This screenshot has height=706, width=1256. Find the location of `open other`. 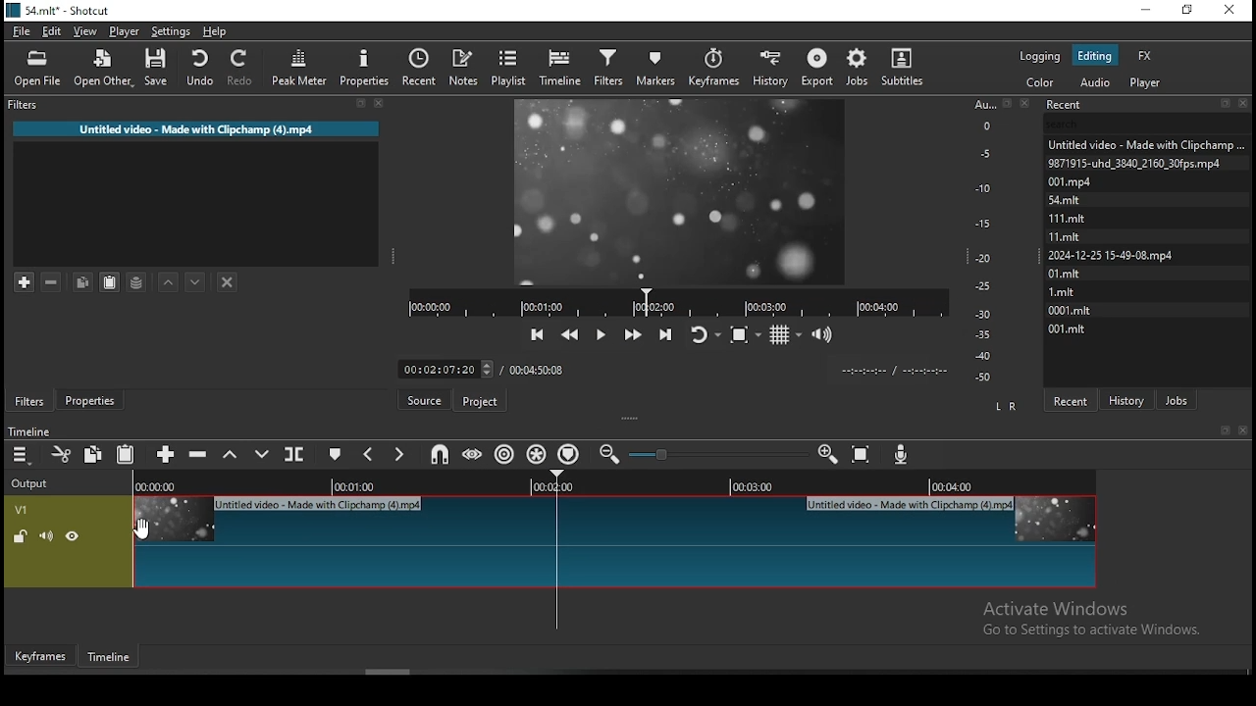

open other is located at coordinates (104, 71).